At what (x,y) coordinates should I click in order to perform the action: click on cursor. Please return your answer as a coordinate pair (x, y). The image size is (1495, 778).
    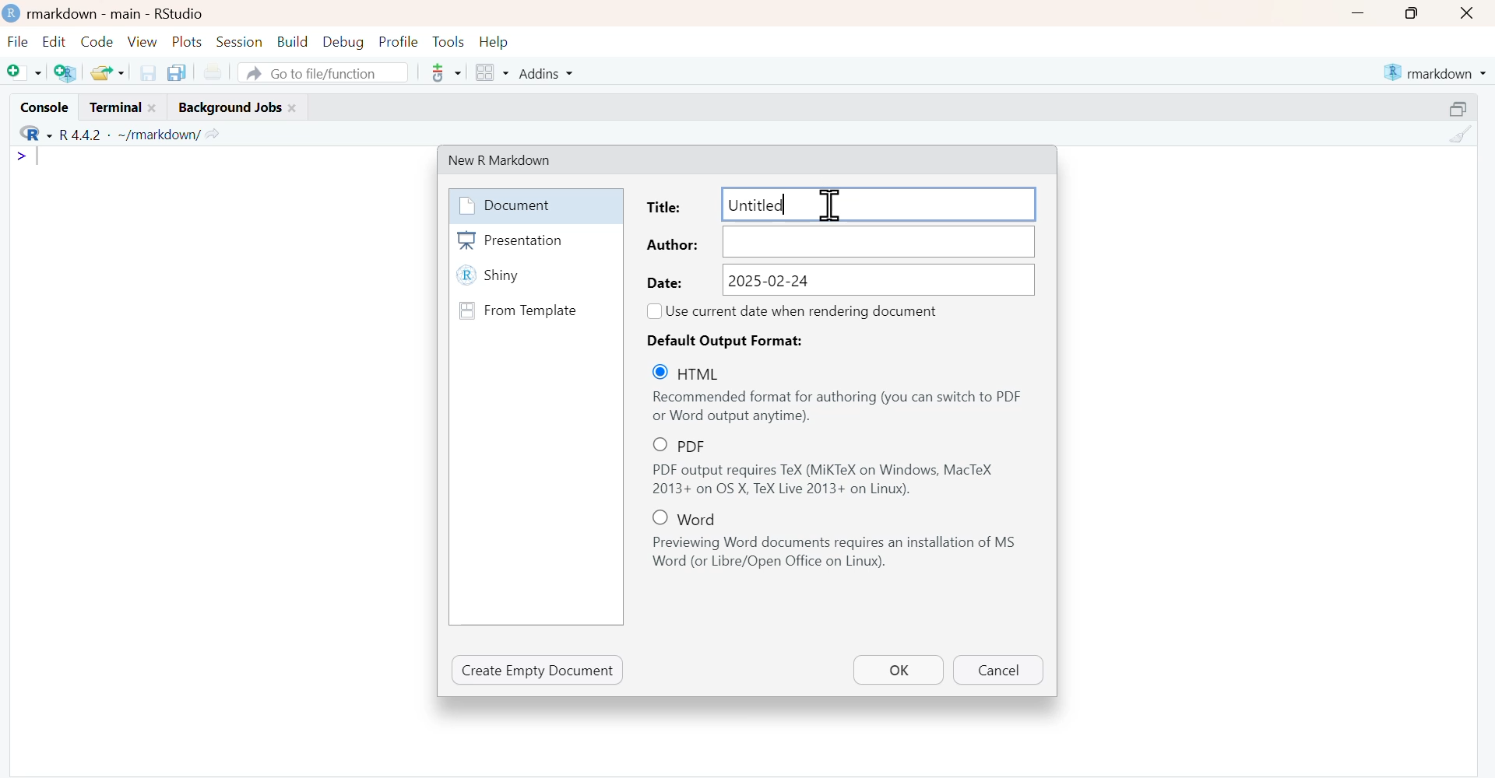
    Looking at the image, I should click on (827, 203).